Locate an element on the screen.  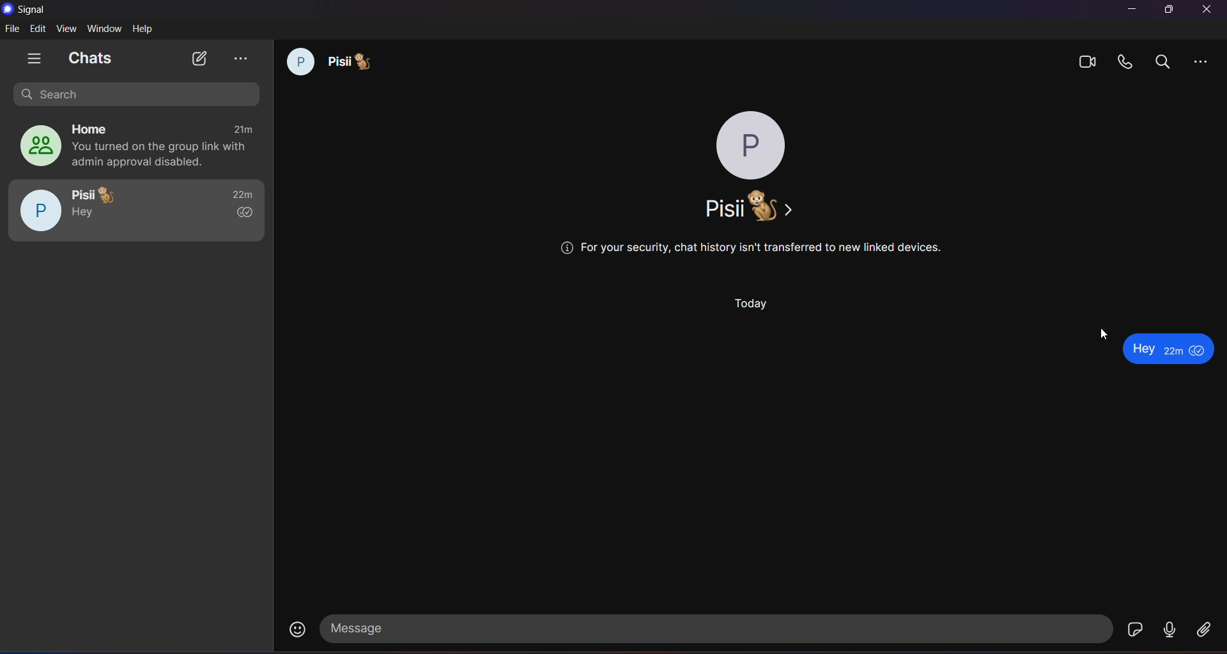
day is located at coordinates (753, 302).